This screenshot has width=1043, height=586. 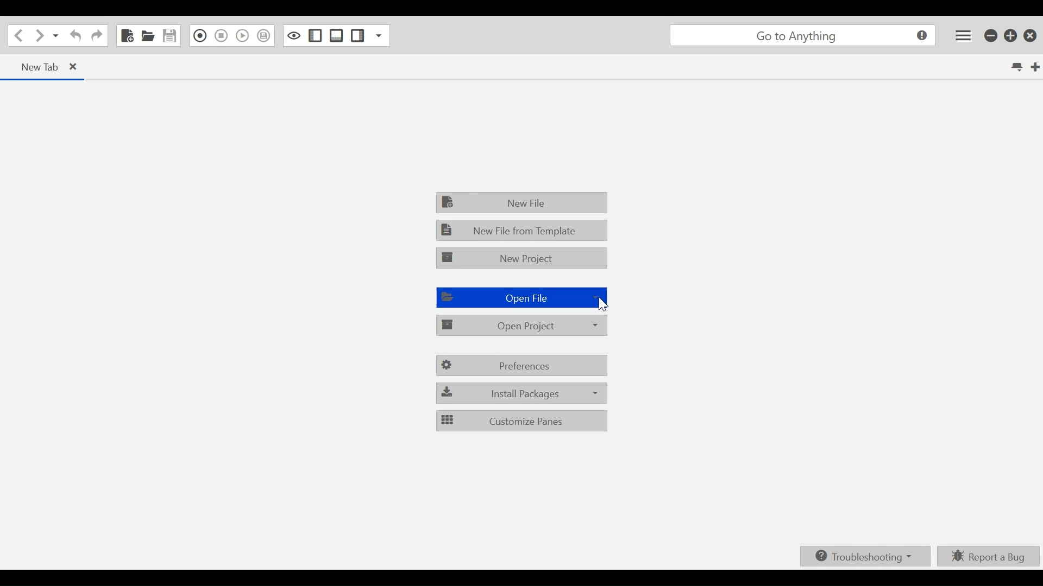 What do you see at coordinates (56, 35) in the screenshot?
I see `Recent LOcations` at bounding box center [56, 35].